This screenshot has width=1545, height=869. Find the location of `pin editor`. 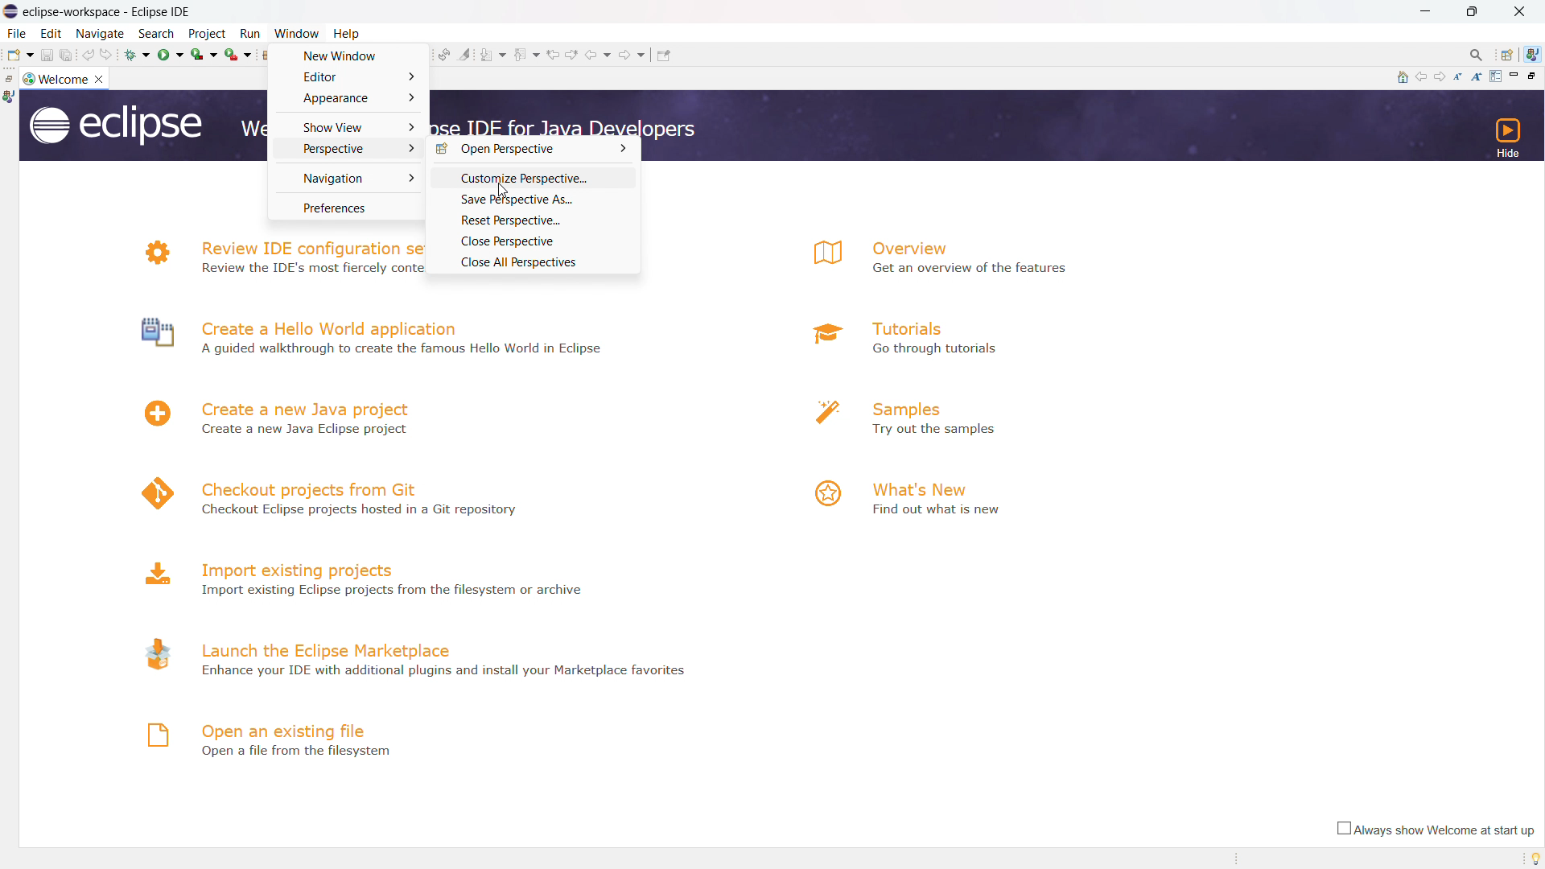

pin editor is located at coordinates (664, 55).